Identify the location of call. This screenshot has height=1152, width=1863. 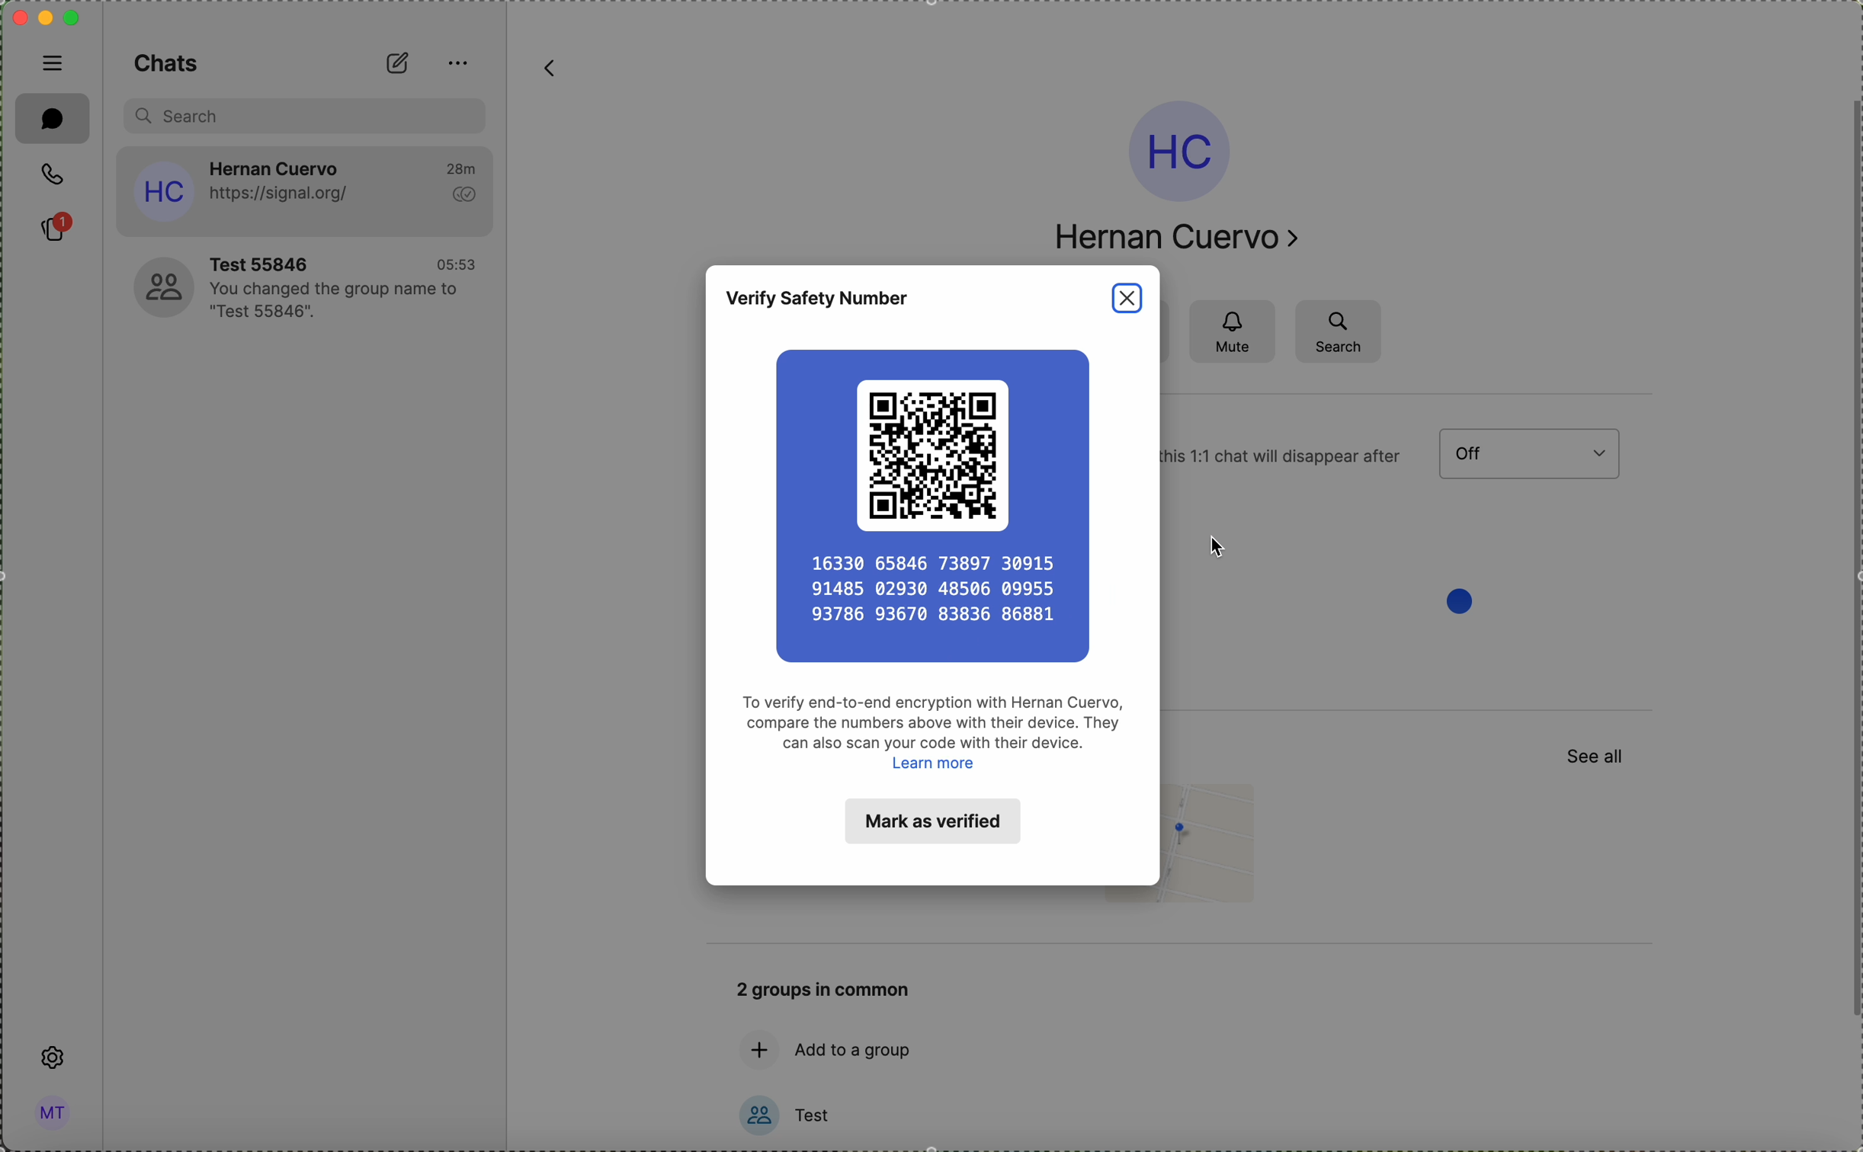
(56, 176).